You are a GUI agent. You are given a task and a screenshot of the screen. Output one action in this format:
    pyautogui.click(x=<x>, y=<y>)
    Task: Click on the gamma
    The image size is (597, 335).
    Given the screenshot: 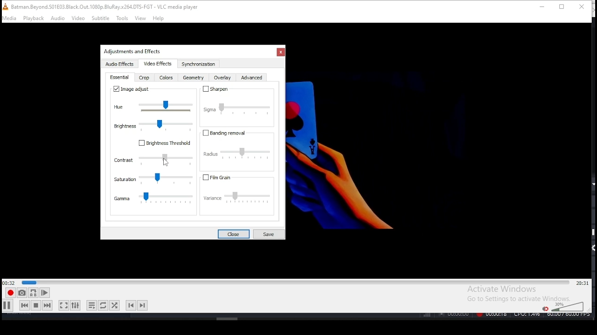 What is the action you would take?
    pyautogui.click(x=154, y=199)
    